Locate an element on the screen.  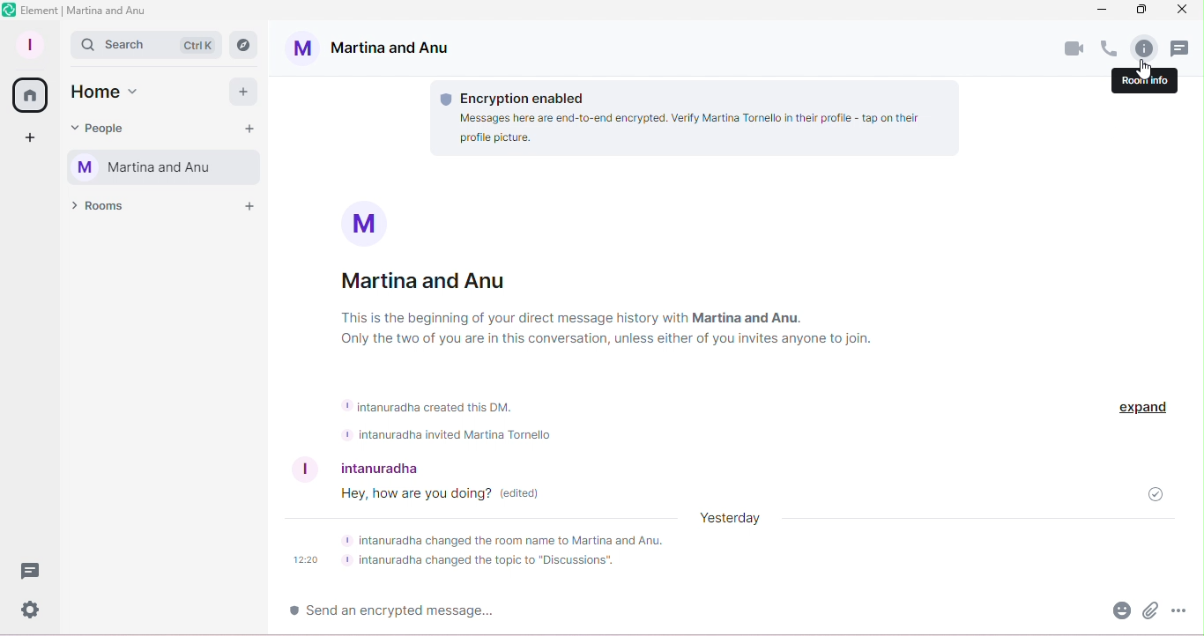
intanuradha changed the topic to "Discussions" is located at coordinates (484, 562).